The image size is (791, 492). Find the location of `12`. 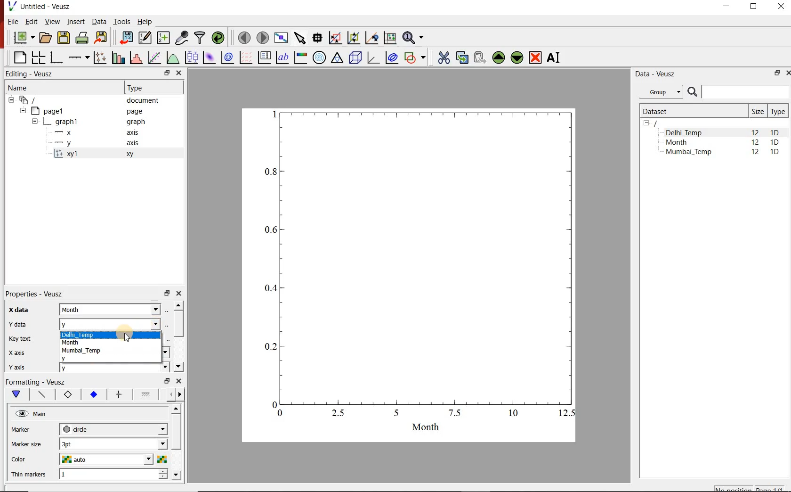

12 is located at coordinates (755, 143).